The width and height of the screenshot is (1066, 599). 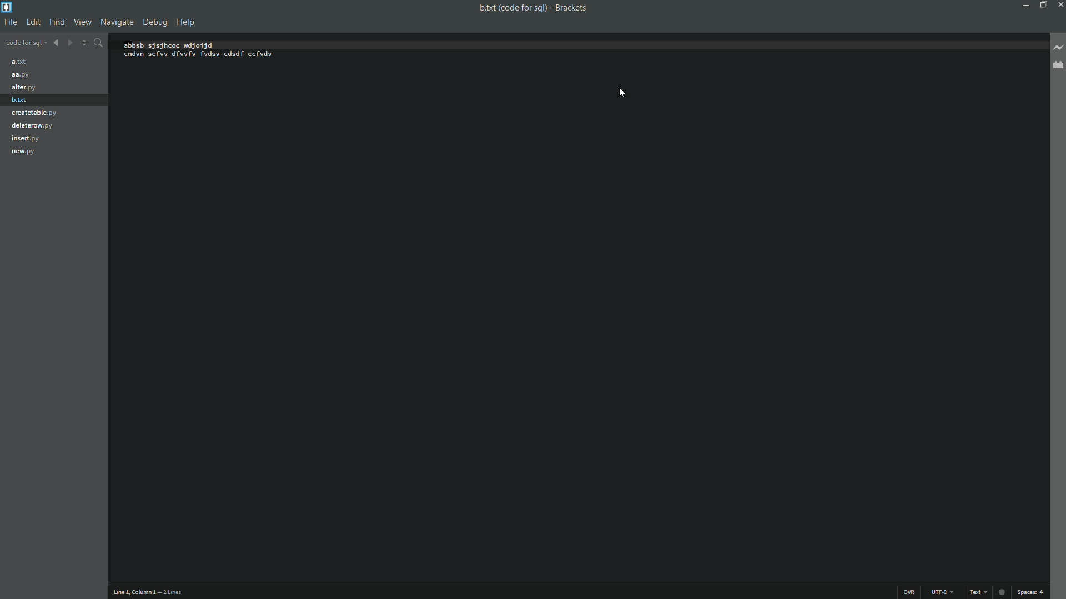 What do you see at coordinates (116, 22) in the screenshot?
I see `navigate` at bounding box center [116, 22].